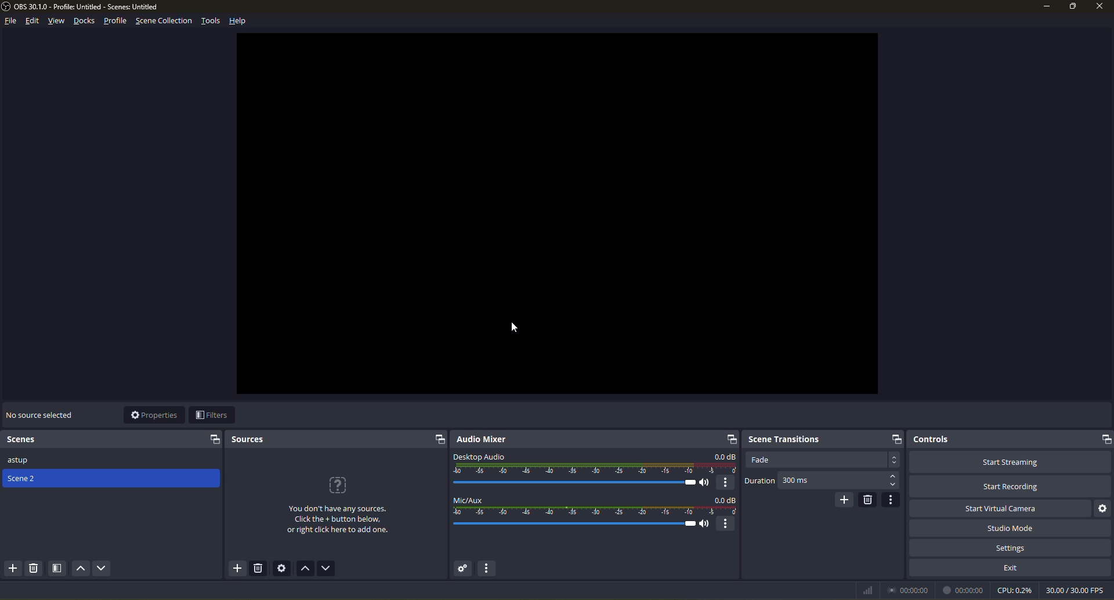  What do you see at coordinates (764, 460) in the screenshot?
I see `fade` at bounding box center [764, 460].